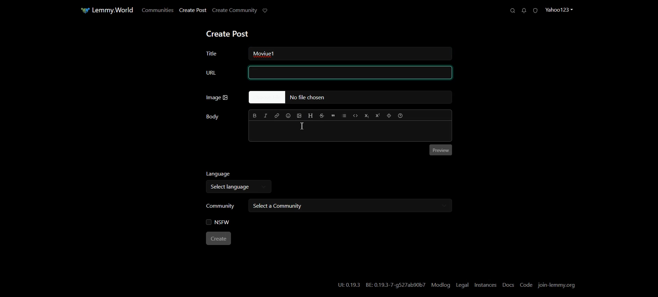 Image resolution: width=658 pixels, height=297 pixels. I want to click on Select language, so click(236, 188).